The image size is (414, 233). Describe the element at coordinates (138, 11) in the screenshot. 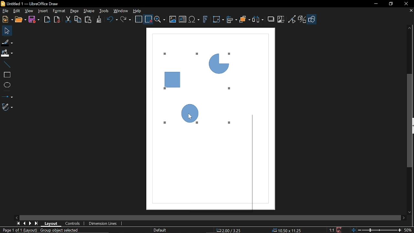

I see `Help` at that location.